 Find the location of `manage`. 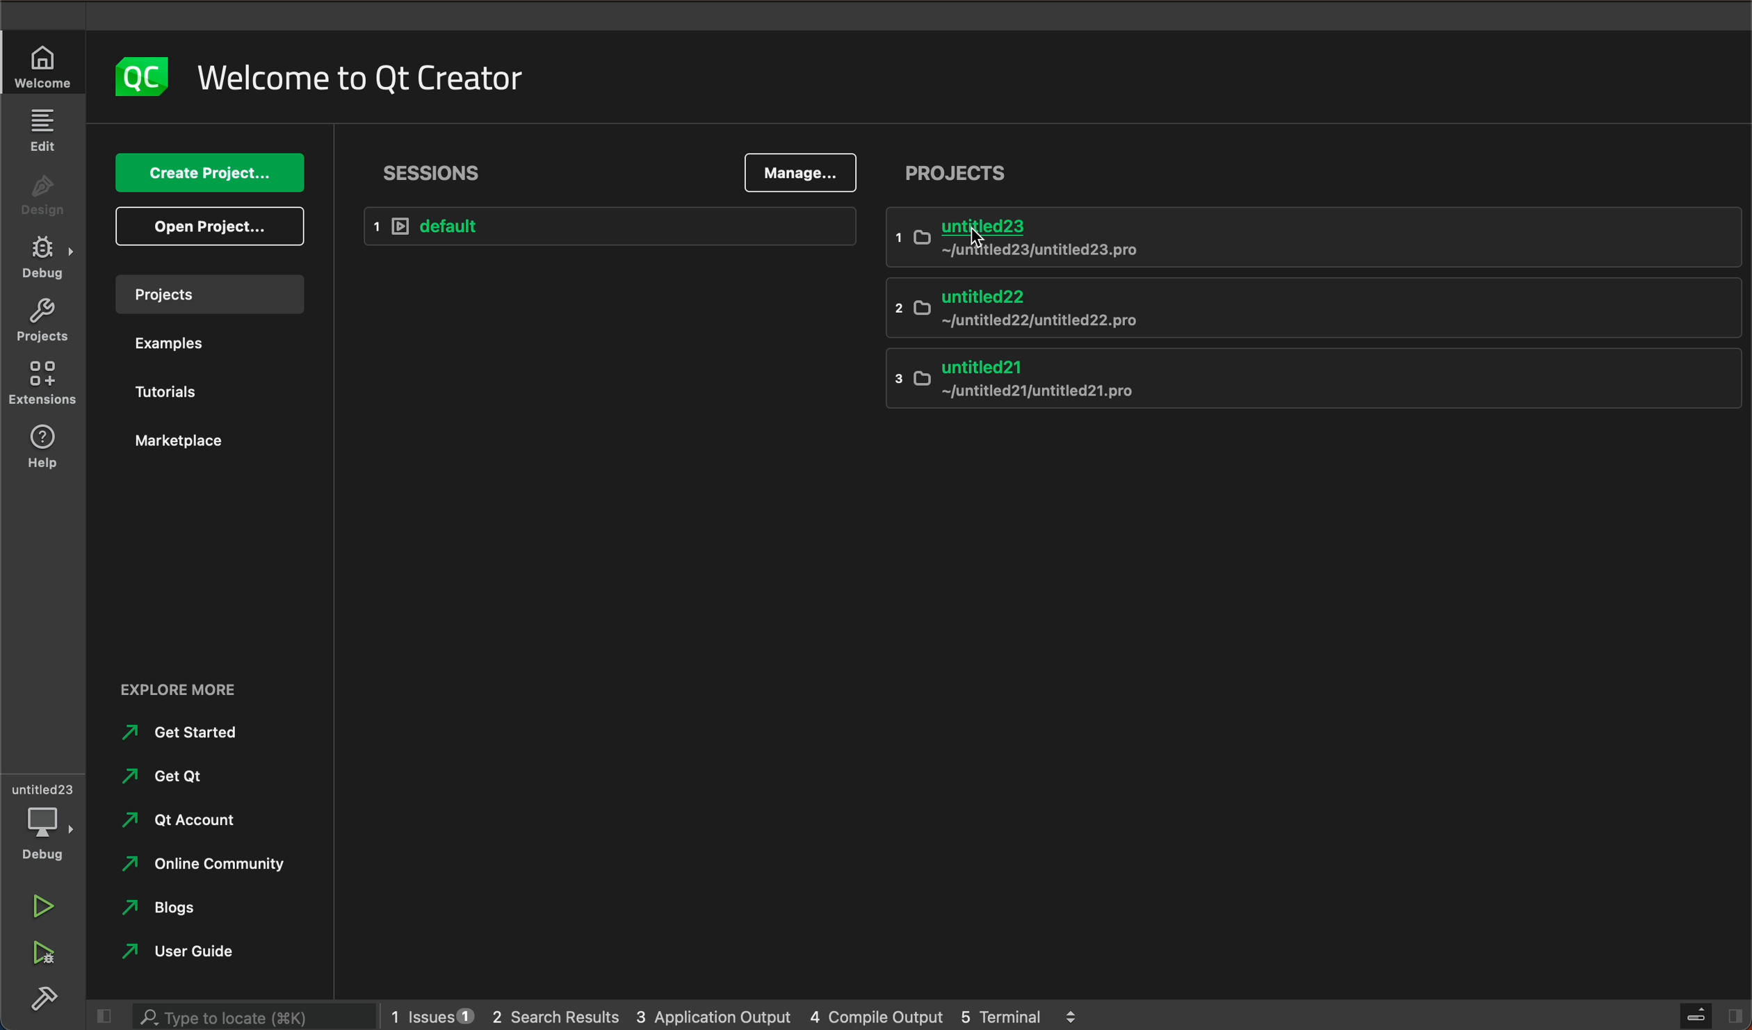

manage is located at coordinates (799, 171).